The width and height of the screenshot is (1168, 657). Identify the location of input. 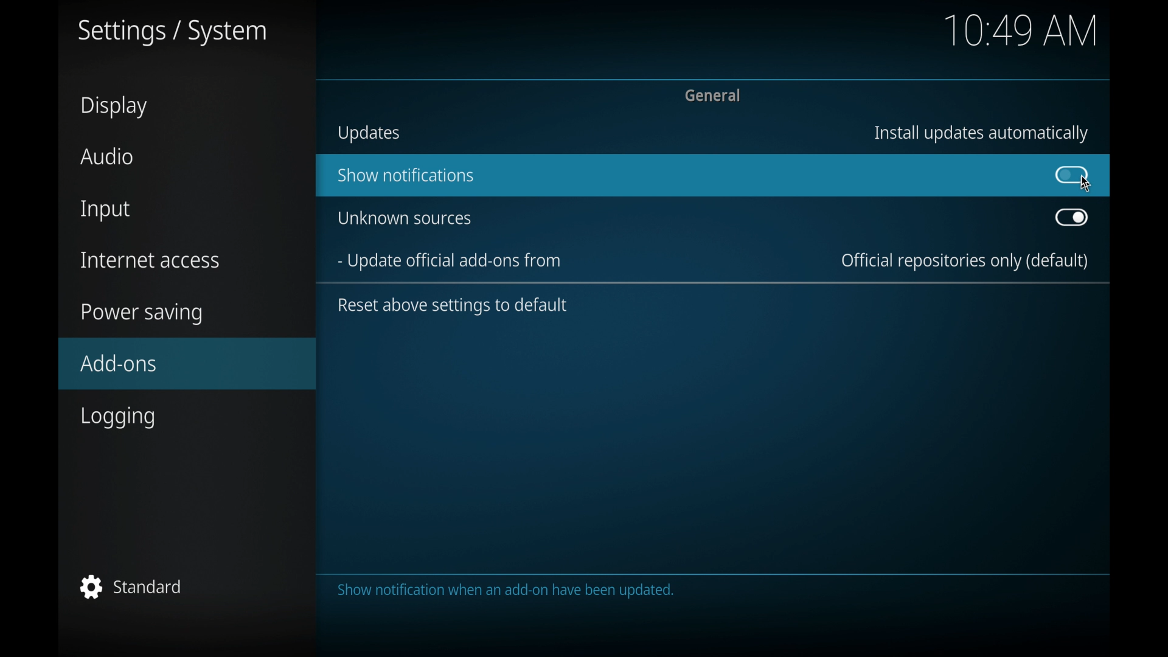
(106, 211).